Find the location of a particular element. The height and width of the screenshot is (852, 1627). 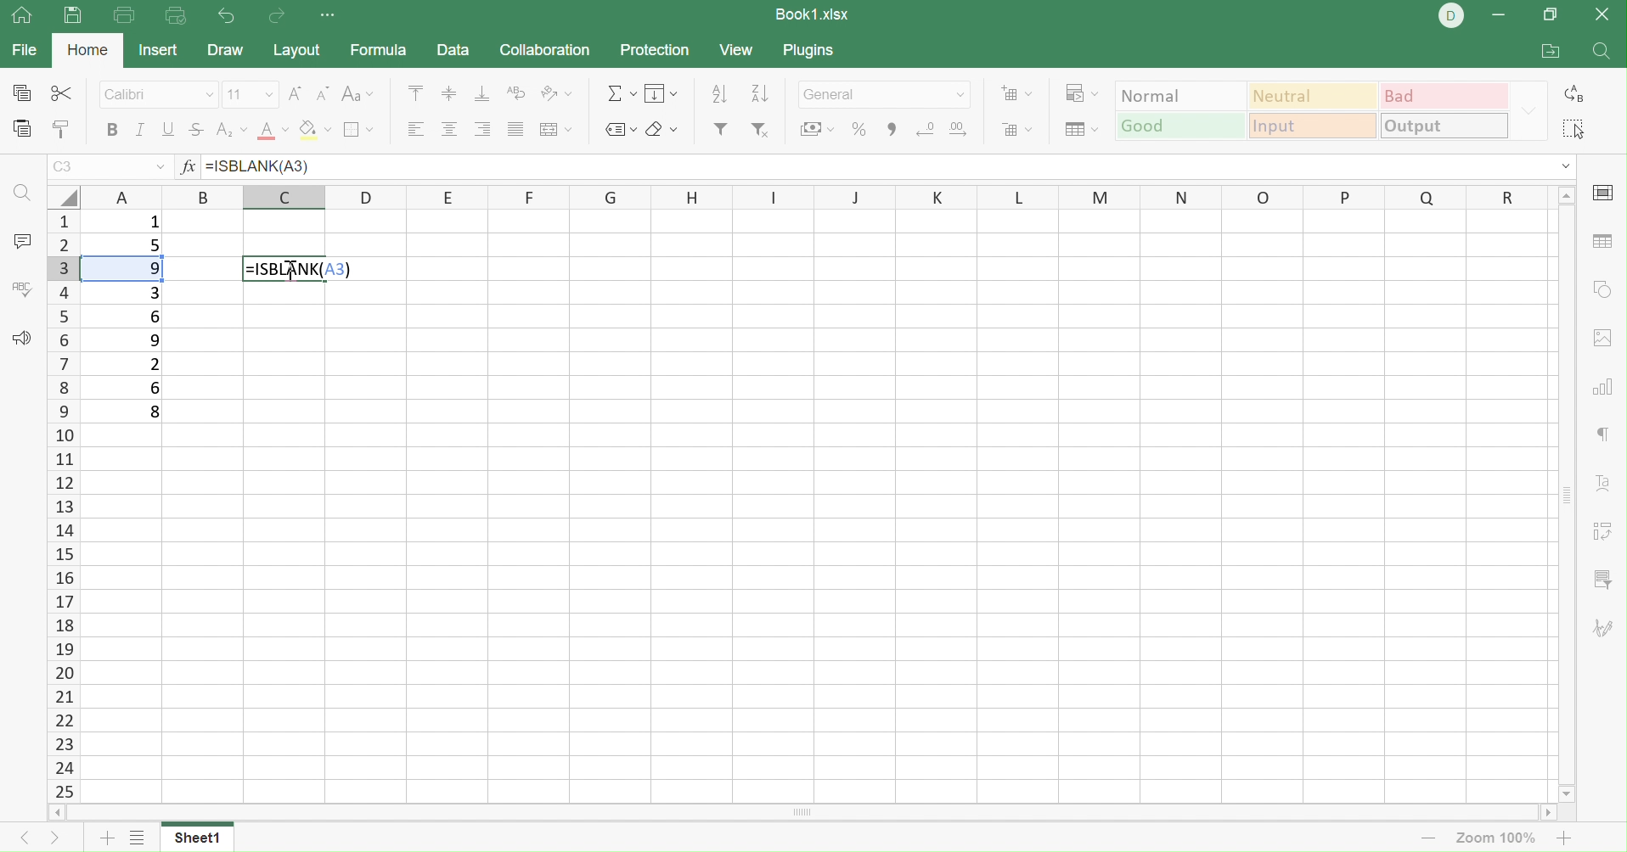

6 is located at coordinates (155, 386).